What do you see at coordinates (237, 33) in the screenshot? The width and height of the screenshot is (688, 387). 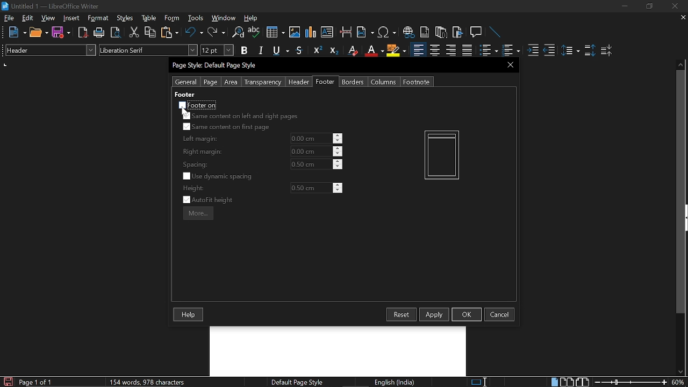 I see `Find and replace` at bounding box center [237, 33].